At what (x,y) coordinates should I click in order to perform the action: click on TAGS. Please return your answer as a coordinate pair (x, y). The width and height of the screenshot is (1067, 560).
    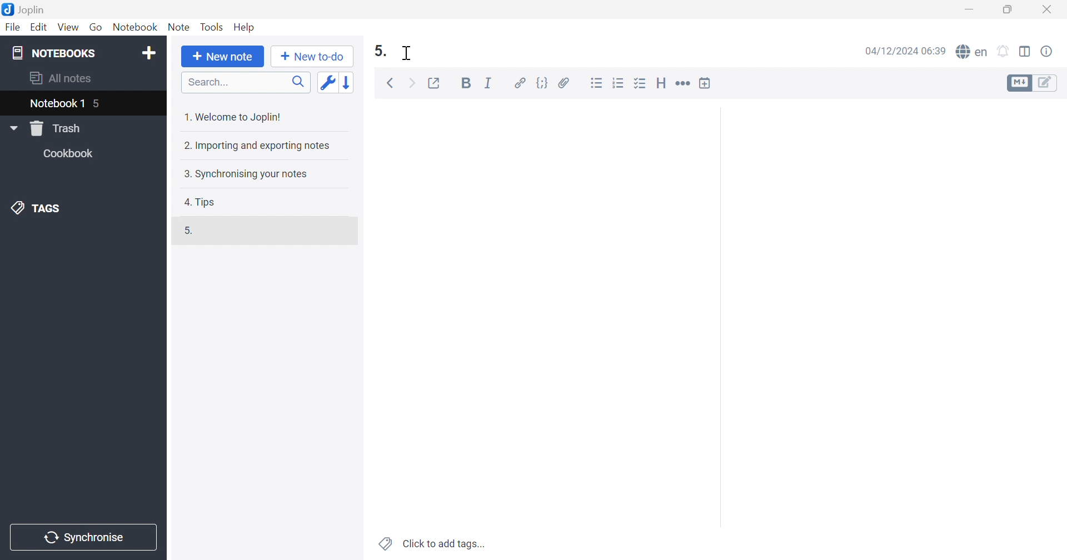
    Looking at the image, I should click on (42, 208).